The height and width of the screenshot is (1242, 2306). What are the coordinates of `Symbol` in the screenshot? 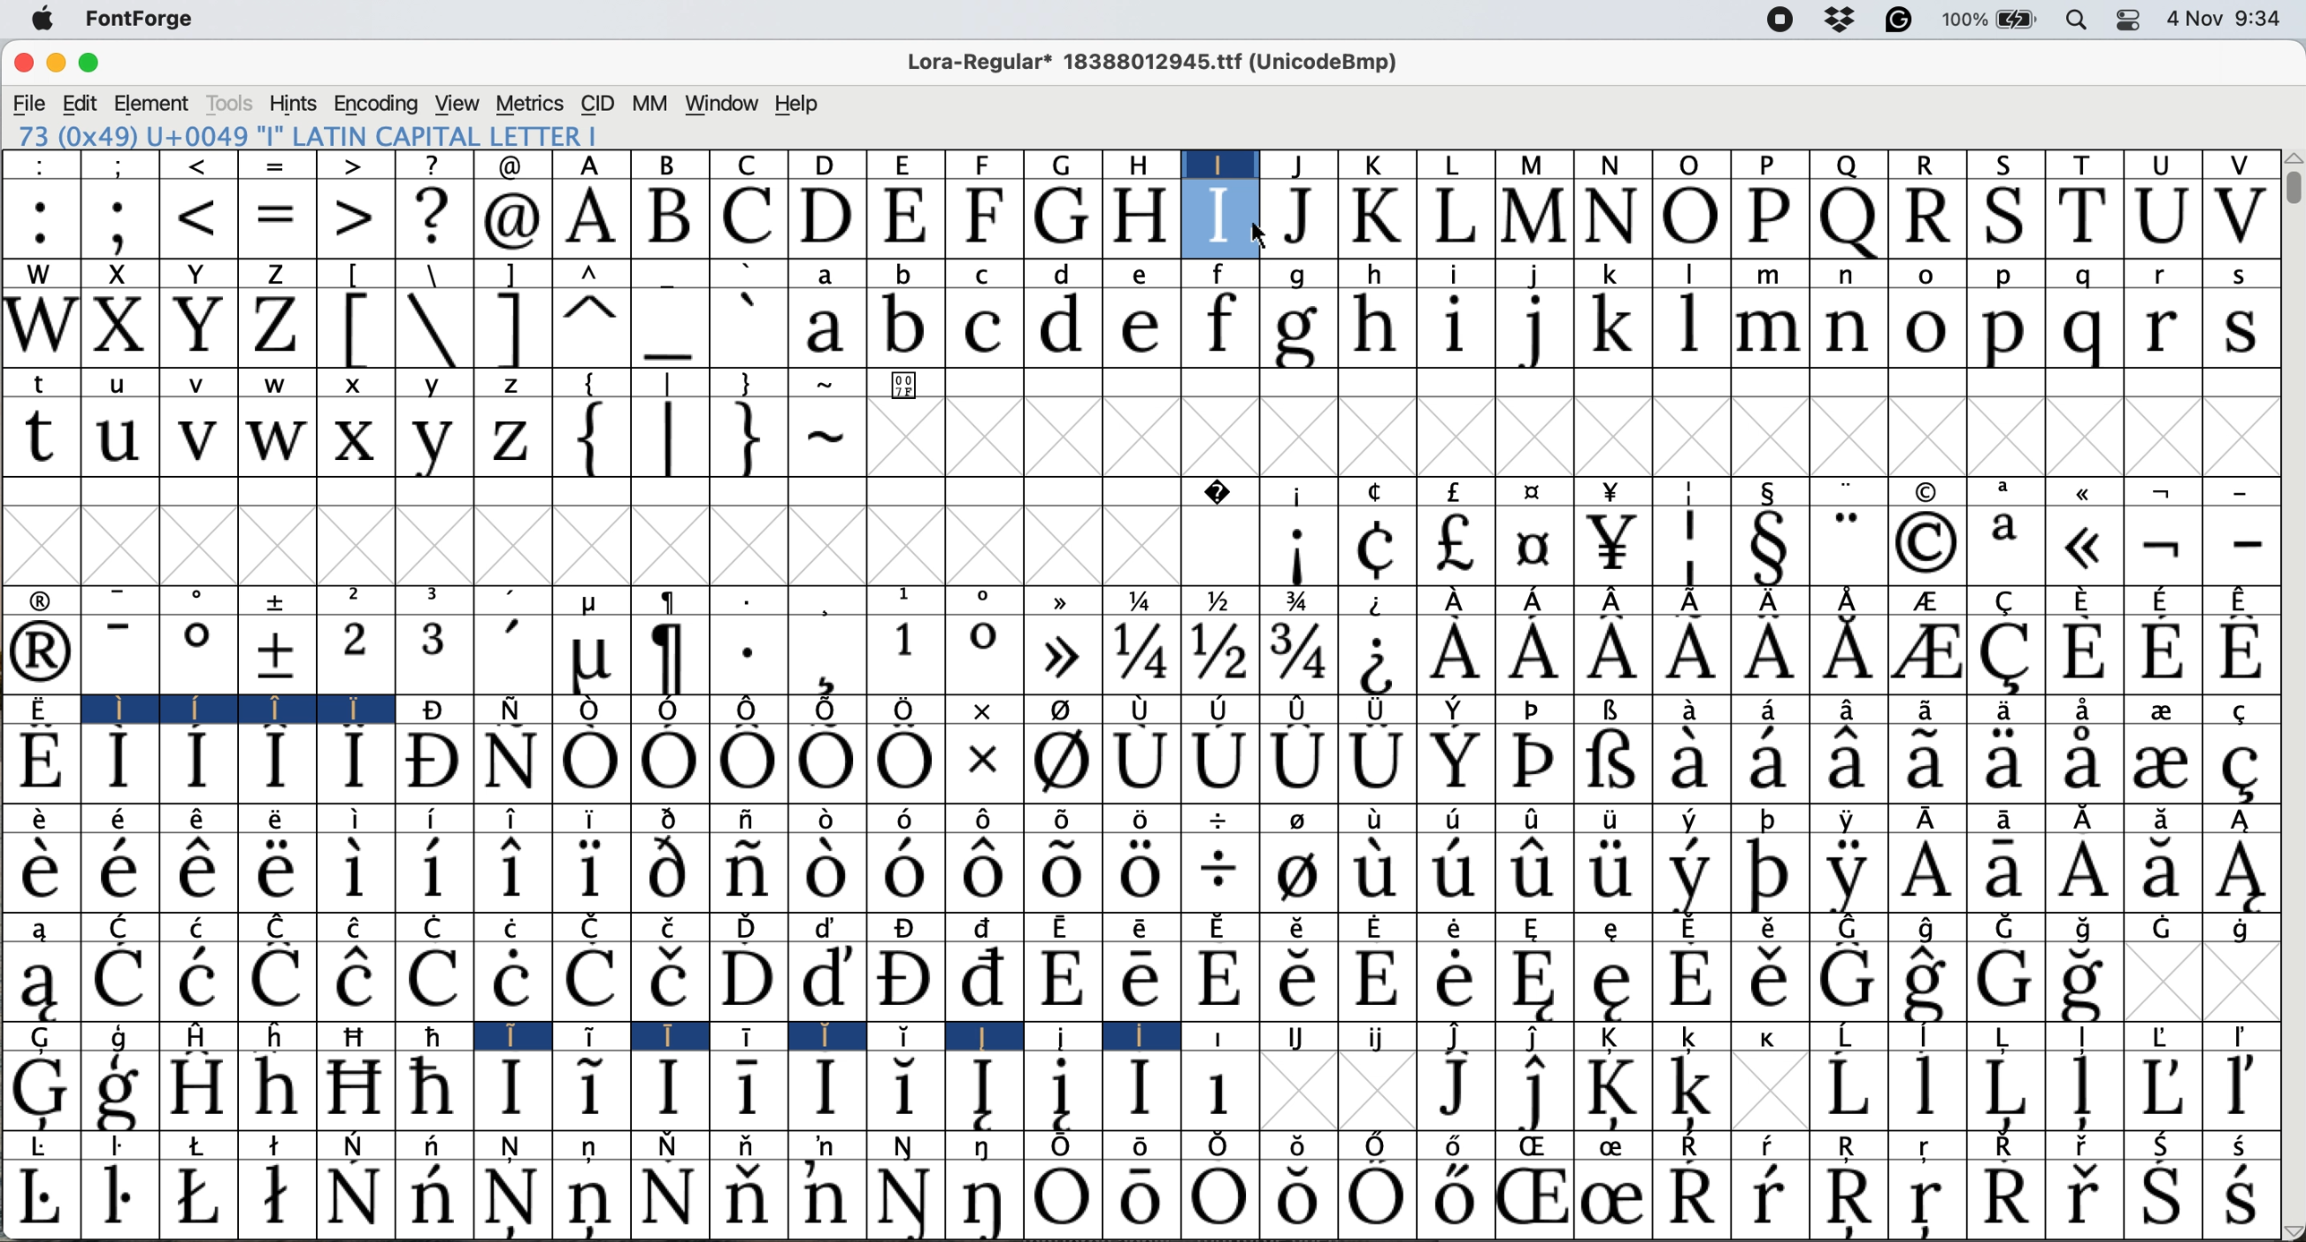 It's located at (672, 709).